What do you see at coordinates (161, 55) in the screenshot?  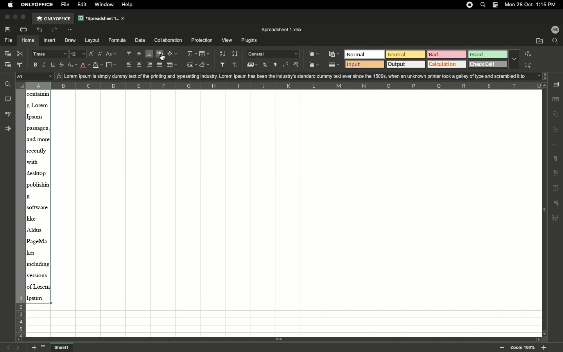 I see `Wrap text` at bounding box center [161, 55].